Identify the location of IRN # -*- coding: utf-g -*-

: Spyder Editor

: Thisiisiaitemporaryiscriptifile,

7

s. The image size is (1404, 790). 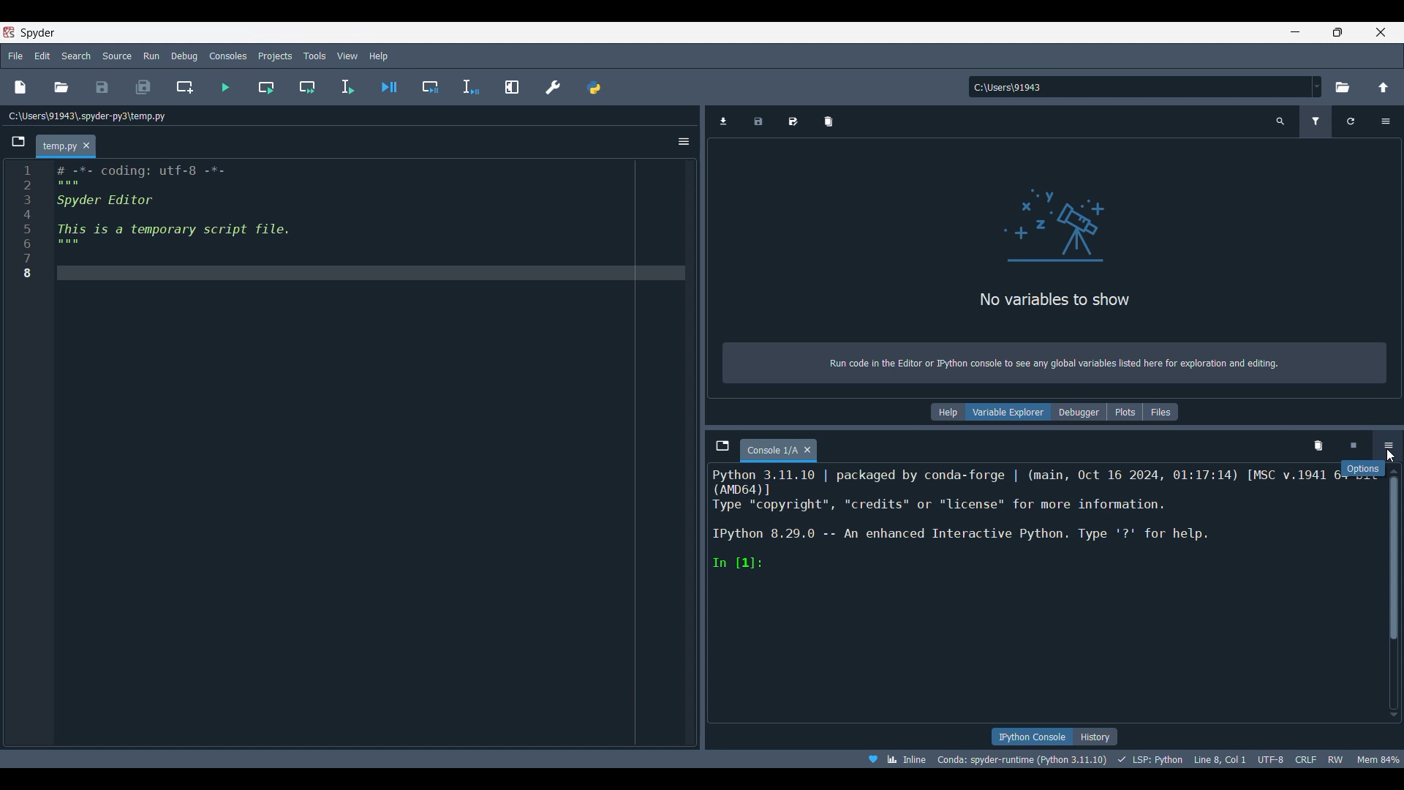
(214, 227).